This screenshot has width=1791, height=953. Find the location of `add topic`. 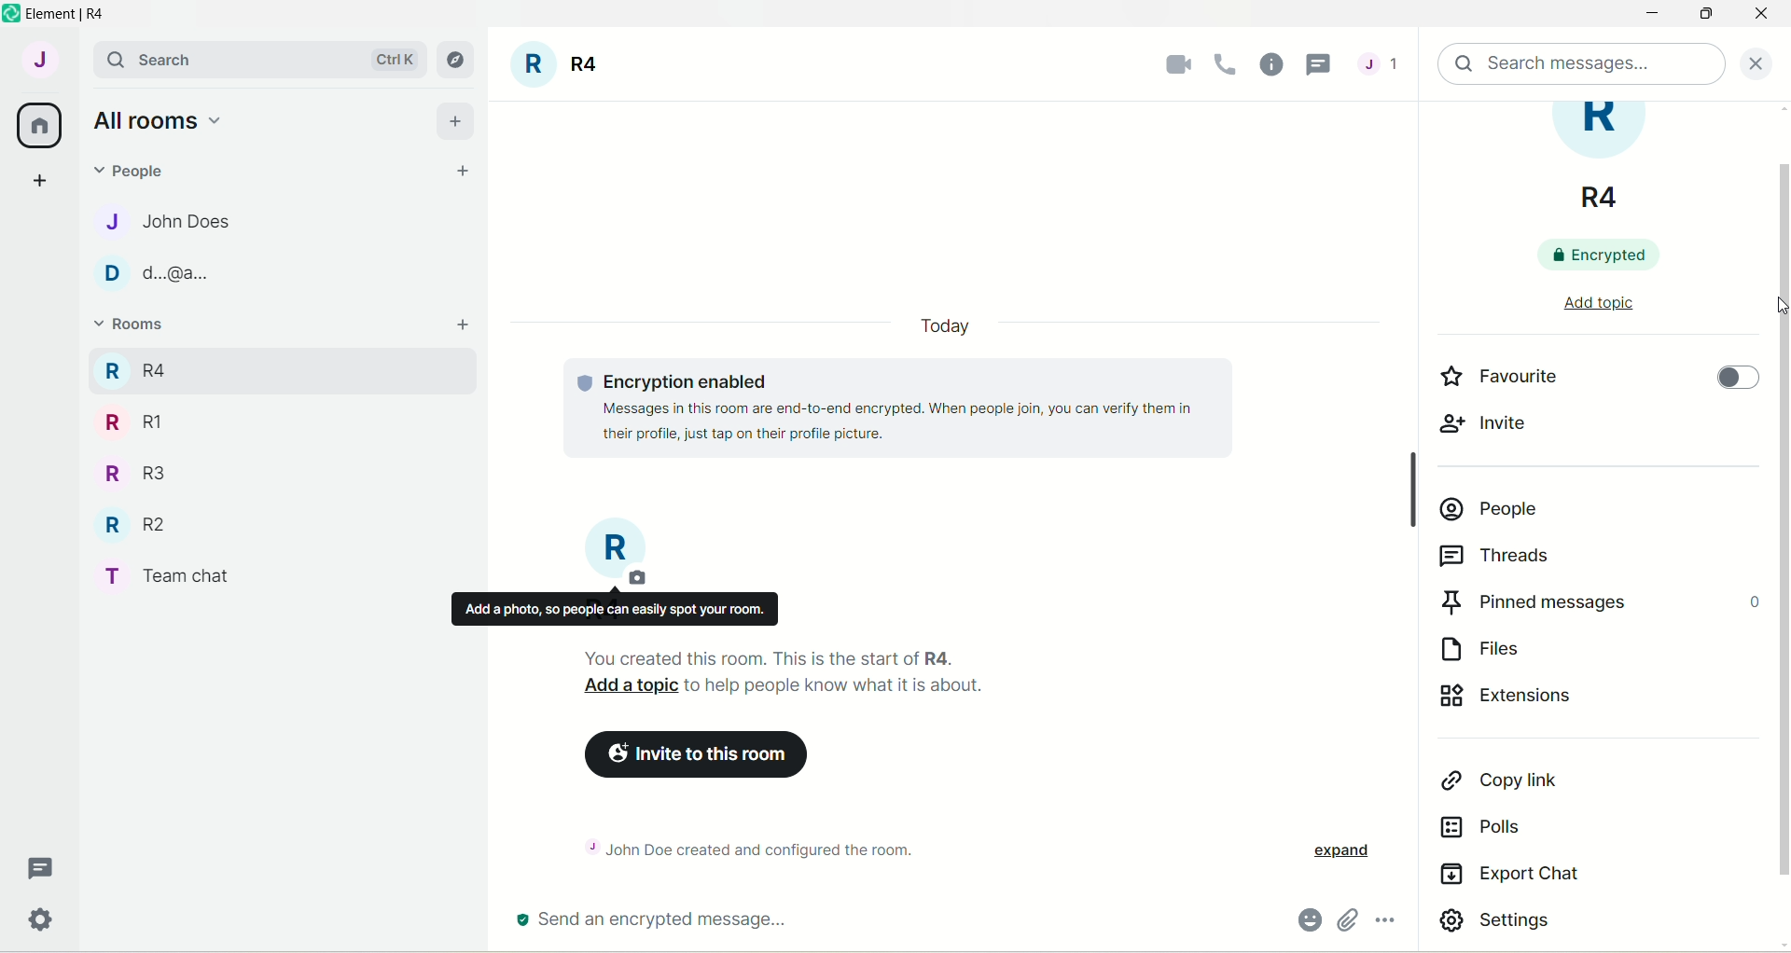

add topic is located at coordinates (1598, 300).